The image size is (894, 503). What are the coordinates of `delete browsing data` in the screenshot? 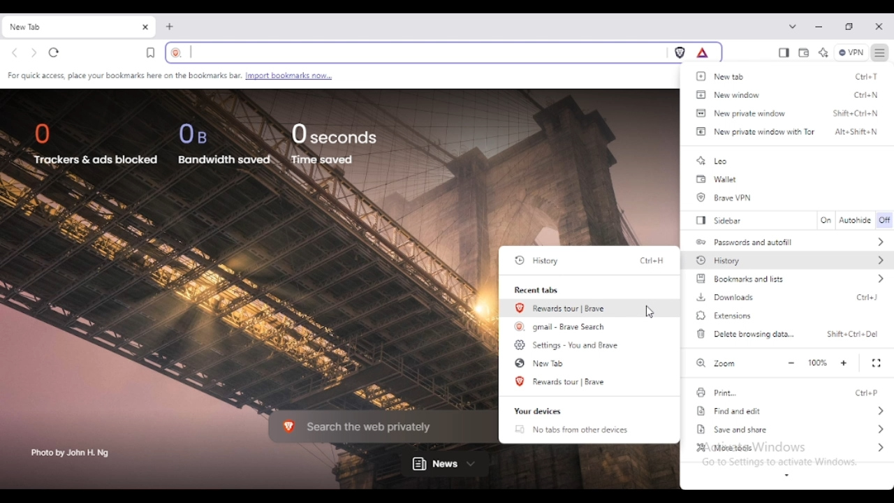 It's located at (745, 333).